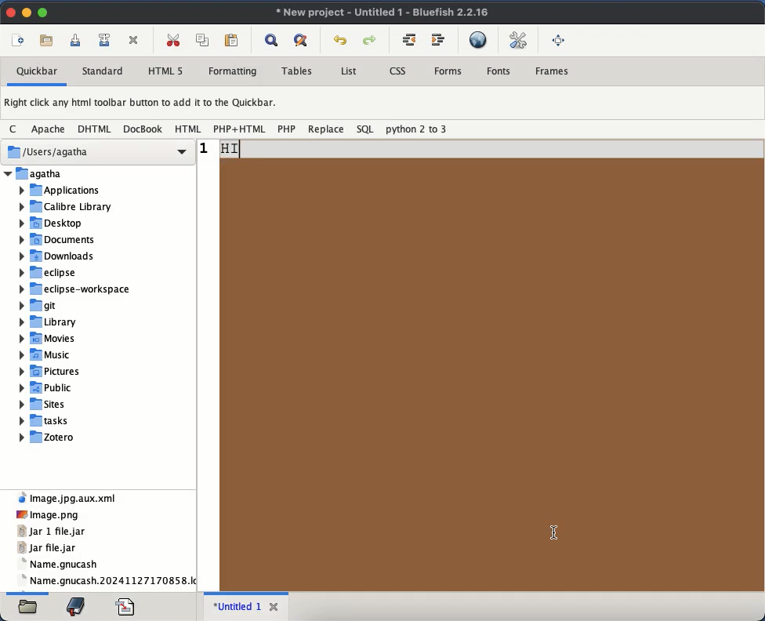  Describe the element at coordinates (47, 273) in the screenshot. I see `eclipse` at that location.